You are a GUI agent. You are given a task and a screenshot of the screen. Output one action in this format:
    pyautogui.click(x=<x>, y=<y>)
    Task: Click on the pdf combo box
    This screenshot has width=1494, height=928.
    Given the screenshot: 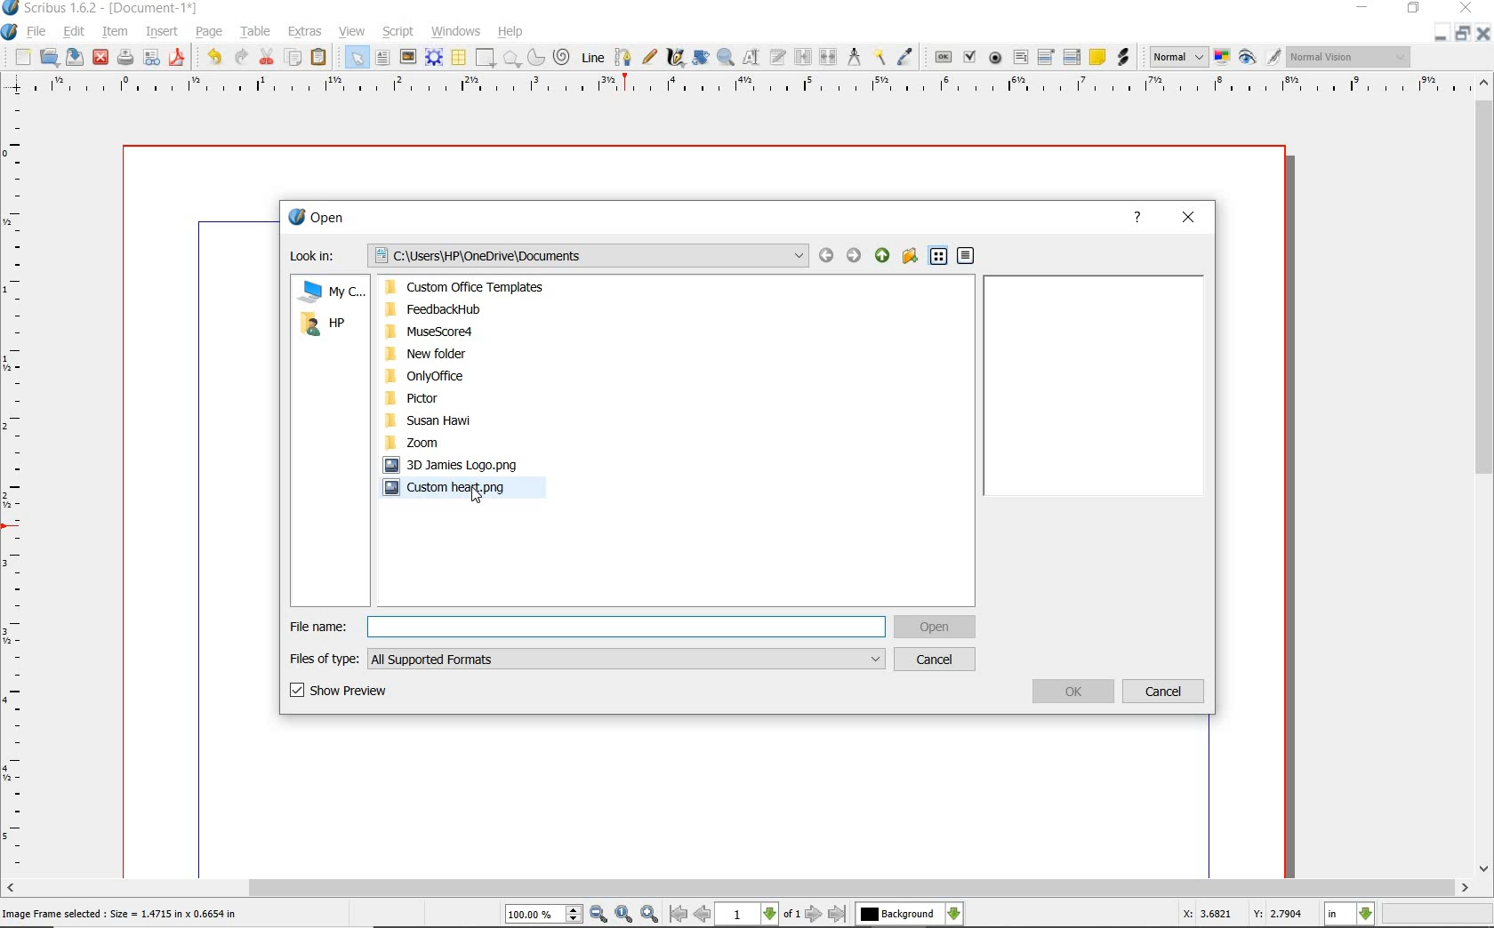 What is the action you would take?
    pyautogui.click(x=1048, y=58)
    